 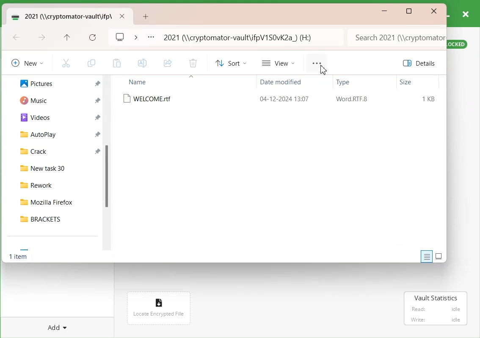 What do you see at coordinates (97, 100) in the screenshot?
I see `` at bounding box center [97, 100].